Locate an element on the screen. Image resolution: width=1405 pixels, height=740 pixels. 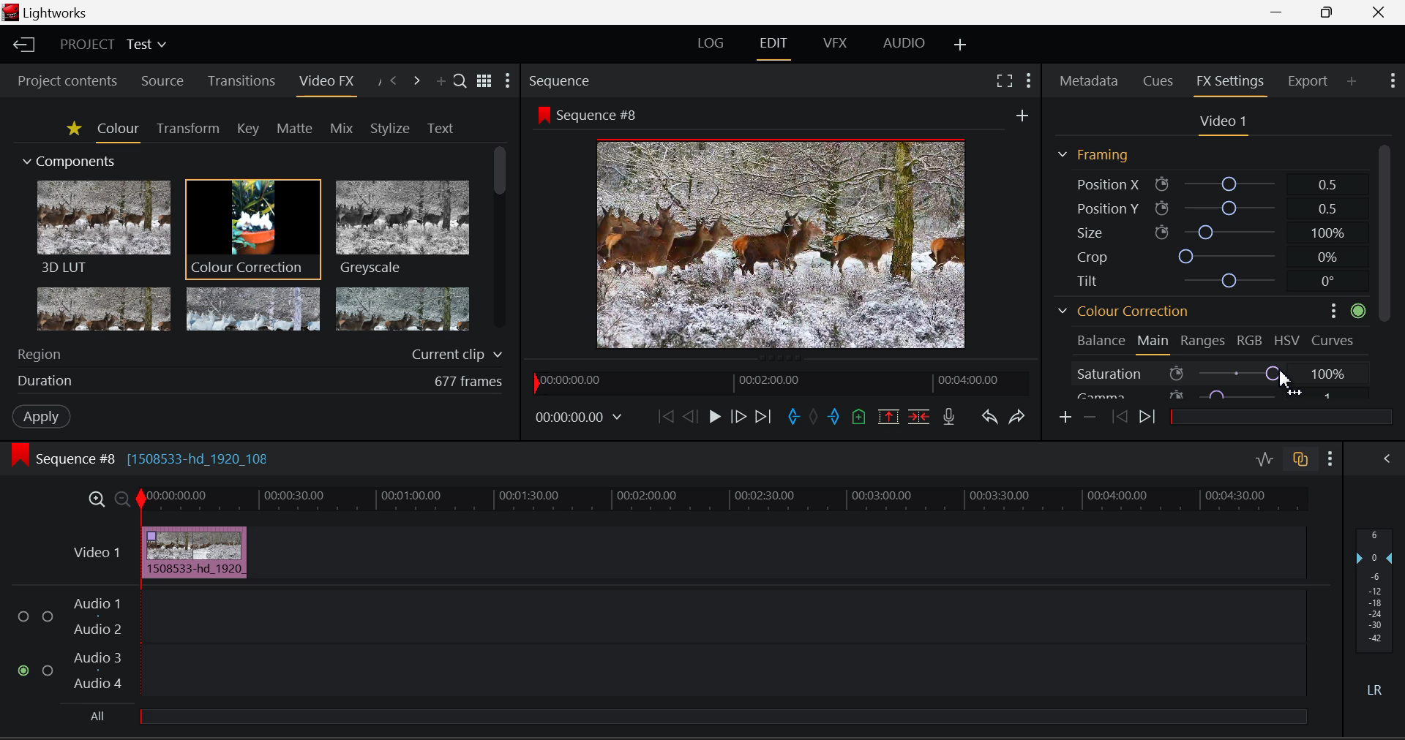
Mosaic is located at coordinates (251, 309).